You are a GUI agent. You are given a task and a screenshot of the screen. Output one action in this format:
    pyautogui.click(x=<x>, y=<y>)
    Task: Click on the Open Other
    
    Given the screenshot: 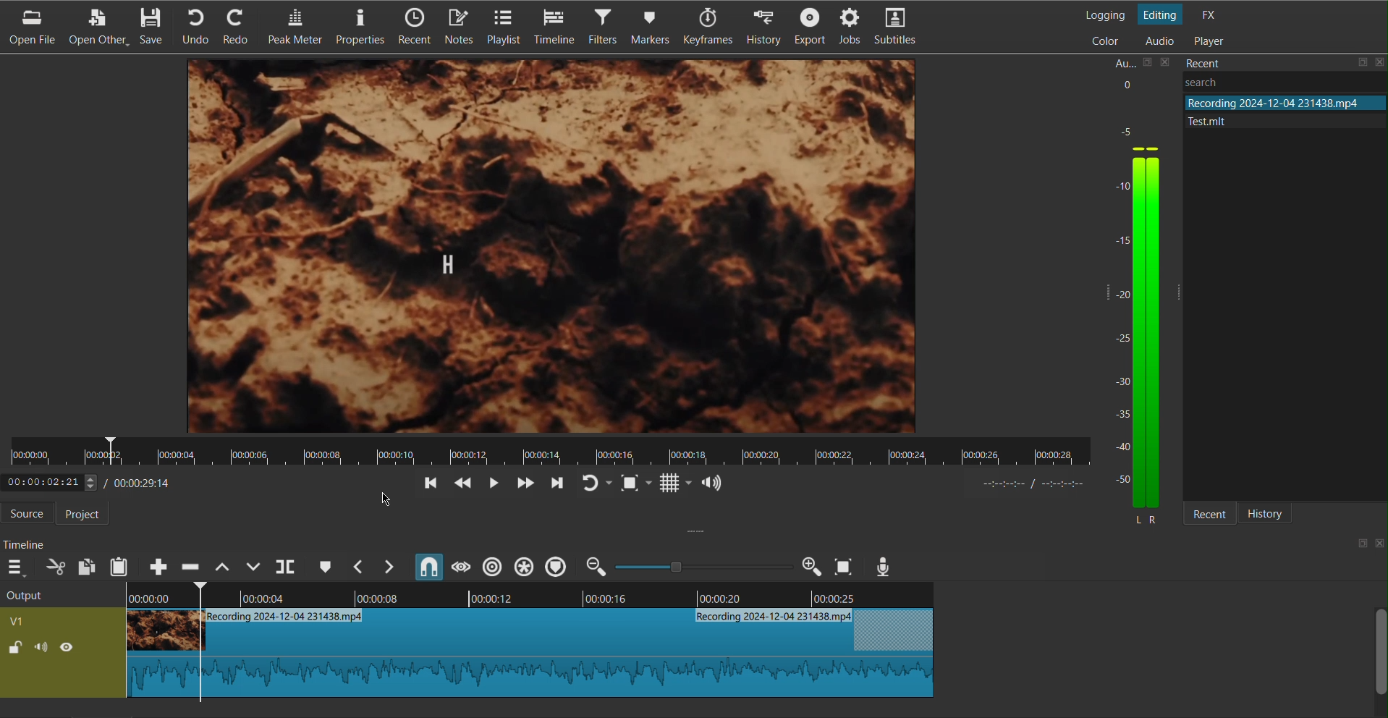 What is the action you would take?
    pyautogui.click(x=100, y=25)
    